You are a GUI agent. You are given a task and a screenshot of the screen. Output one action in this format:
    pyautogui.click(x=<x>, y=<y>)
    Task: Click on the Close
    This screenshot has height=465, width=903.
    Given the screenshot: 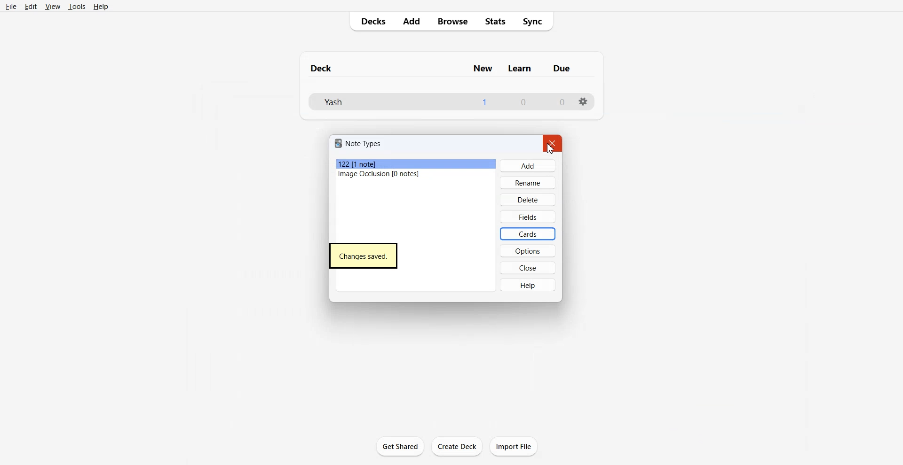 What is the action you would take?
    pyautogui.click(x=554, y=143)
    